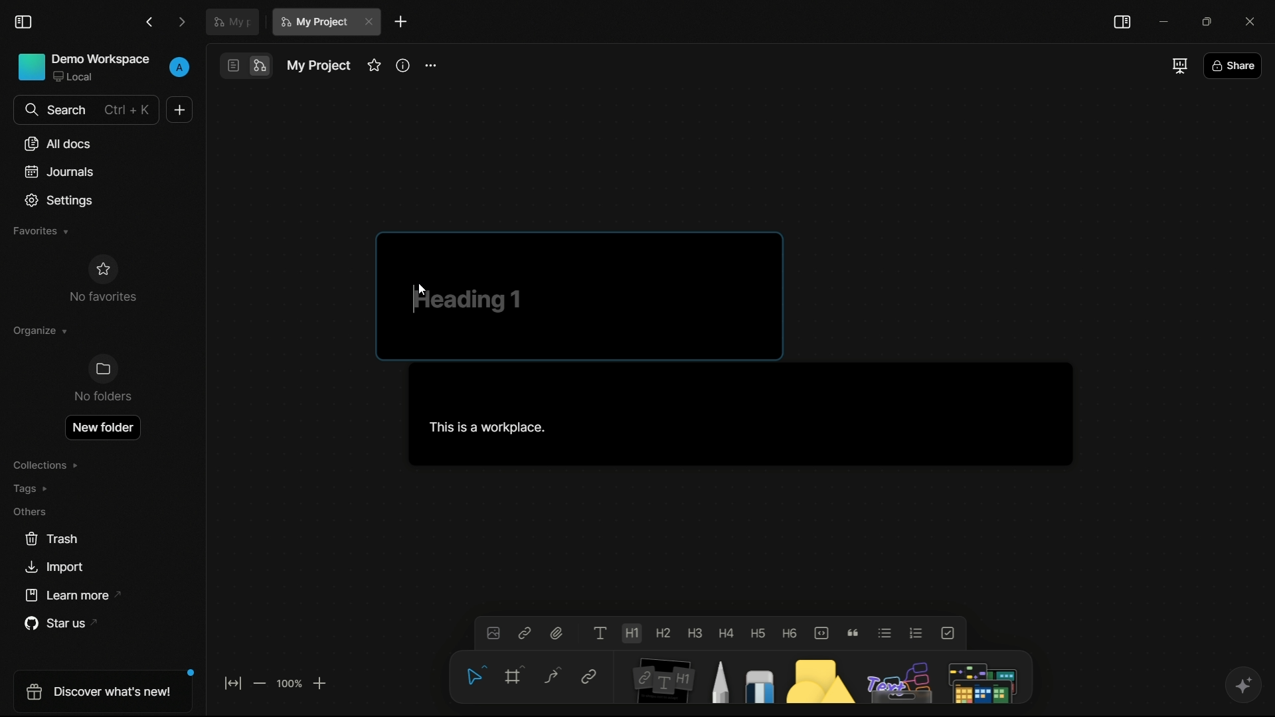 This screenshot has height=717, width=1275. I want to click on heading 6, so click(792, 630).